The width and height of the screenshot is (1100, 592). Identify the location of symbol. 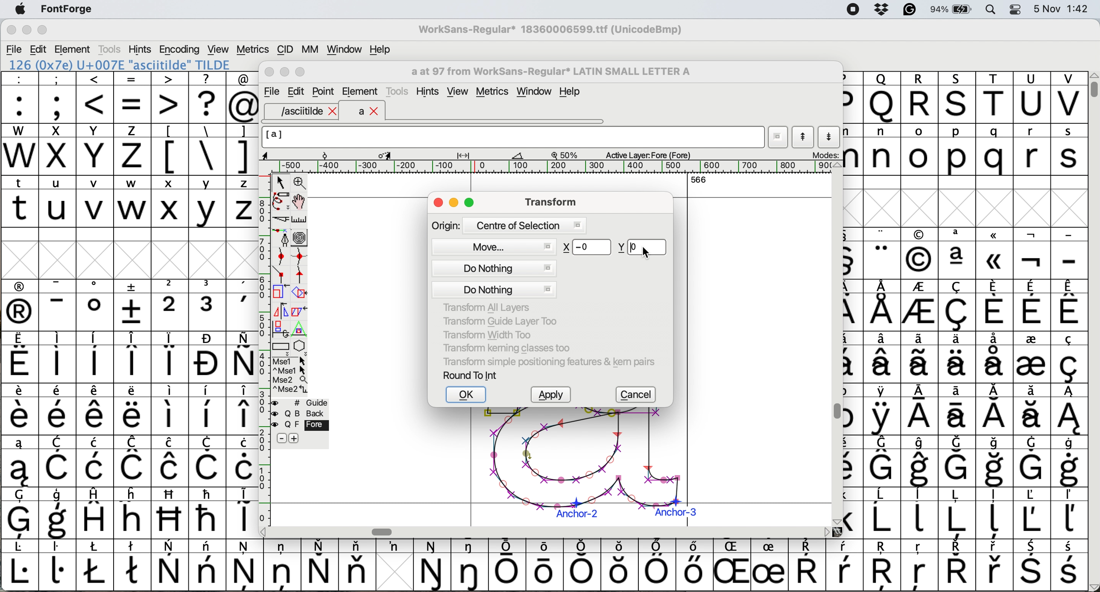
(134, 305).